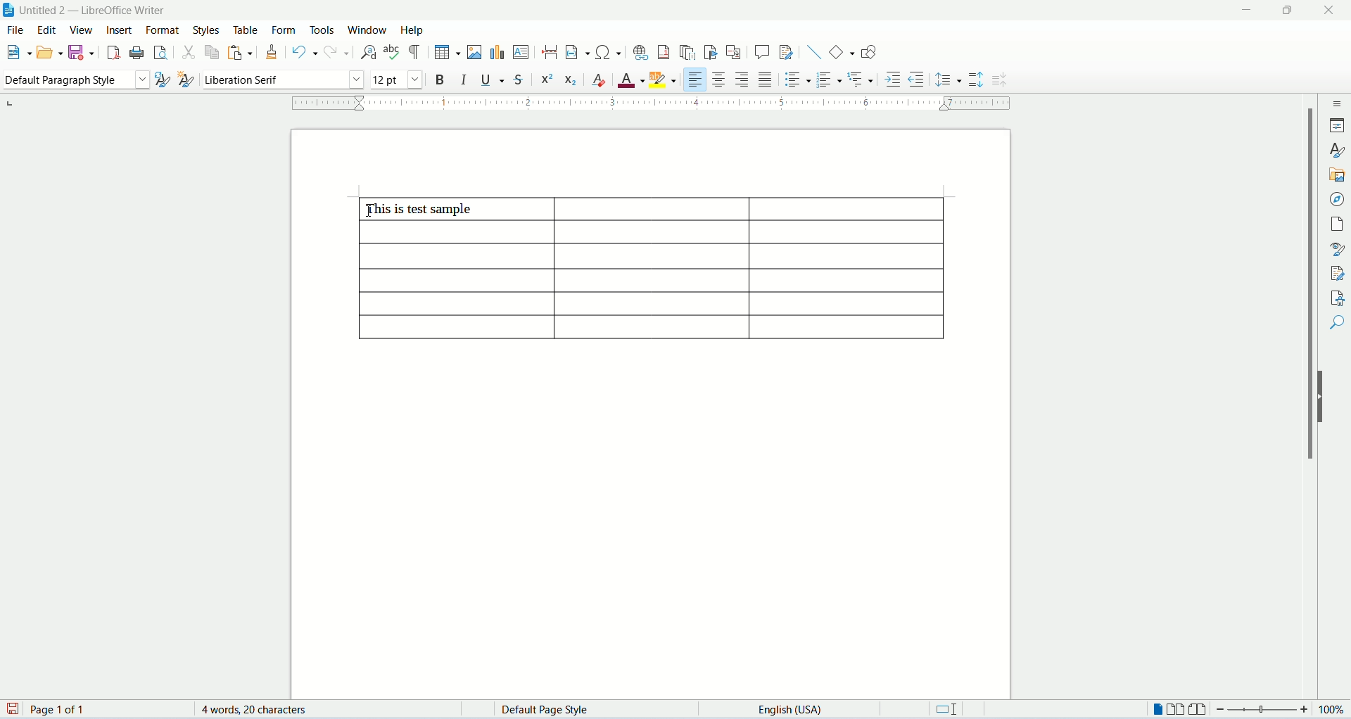 This screenshot has height=719, width=1351. I want to click on italic, so click(464, 79).